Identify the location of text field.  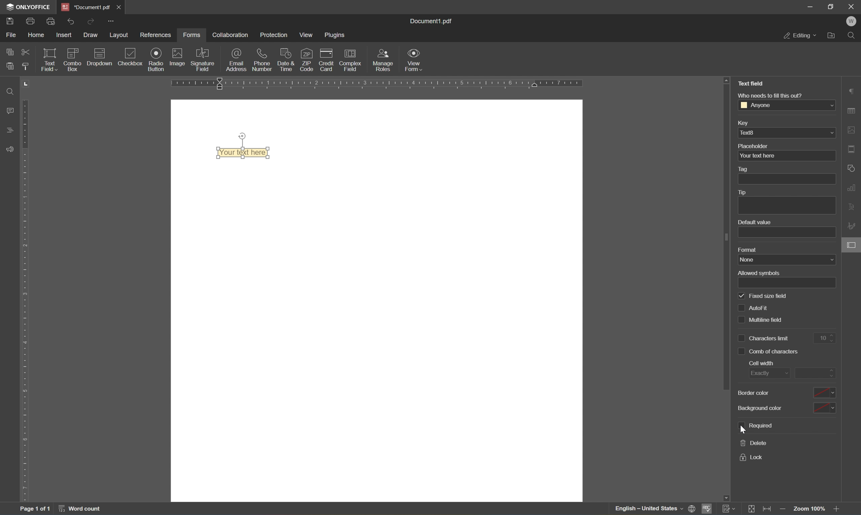
(51, 60).